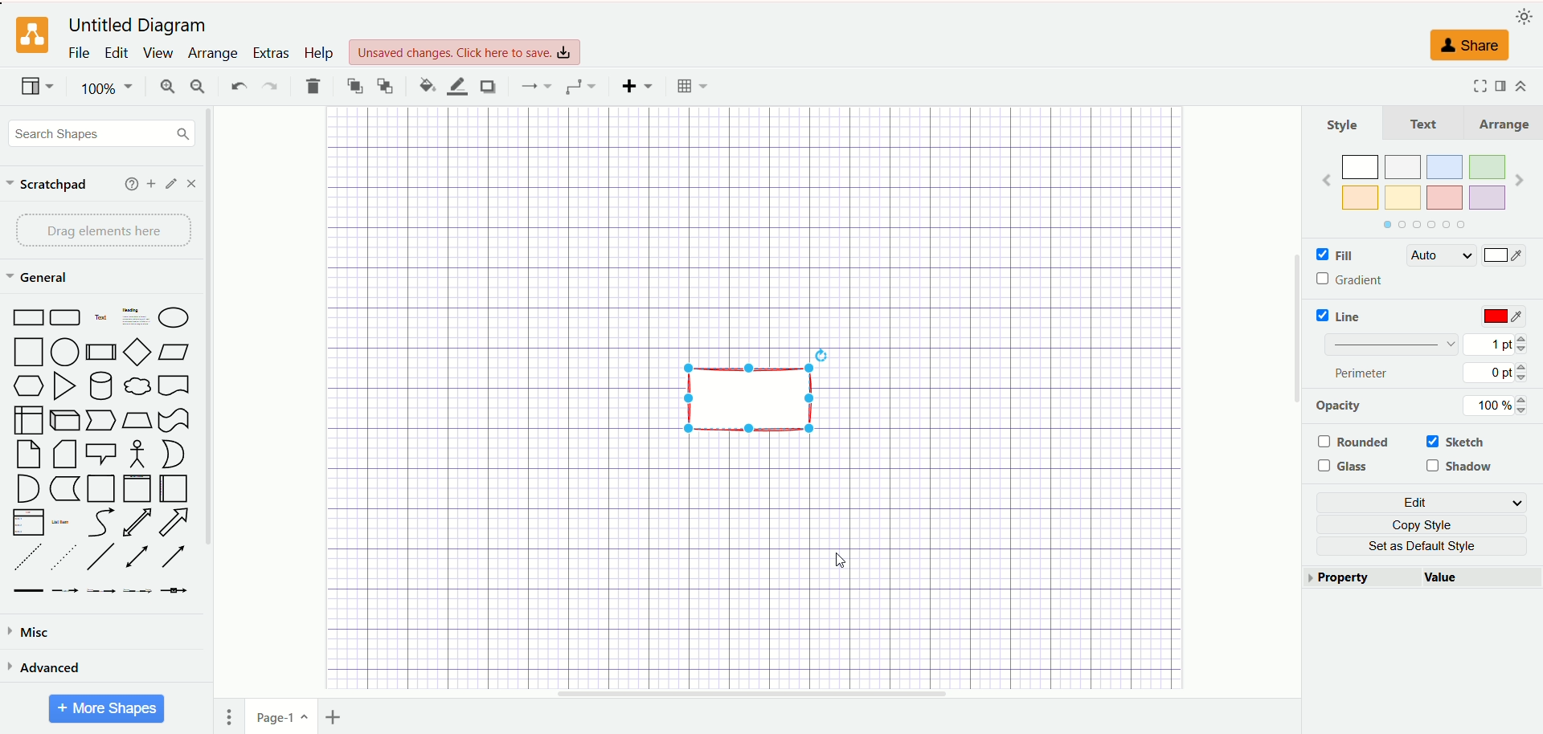  Describe the element at coordinates (105, 709) in the screenshot. I see `more shapes` at that location.